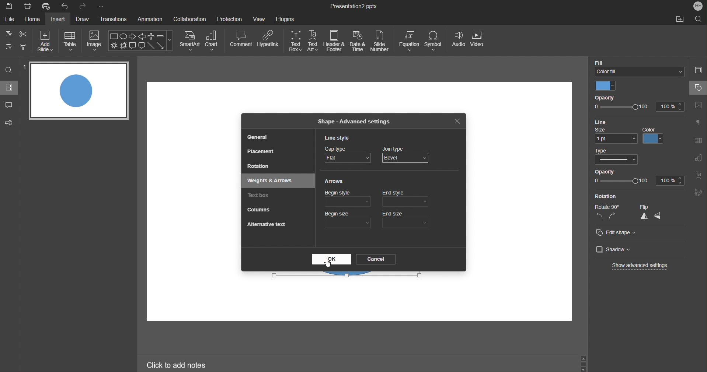 This screenshot has height=372, width=707. Describe the element at coordinates (9, 122) in the screenshot. I see `Feedback & Support` at that location.